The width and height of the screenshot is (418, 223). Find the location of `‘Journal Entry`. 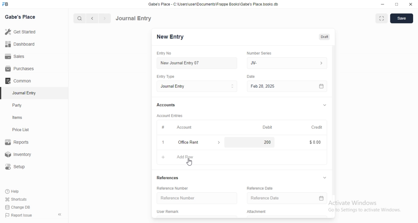

‘Journal Entry is located at coordinates (25, 93).